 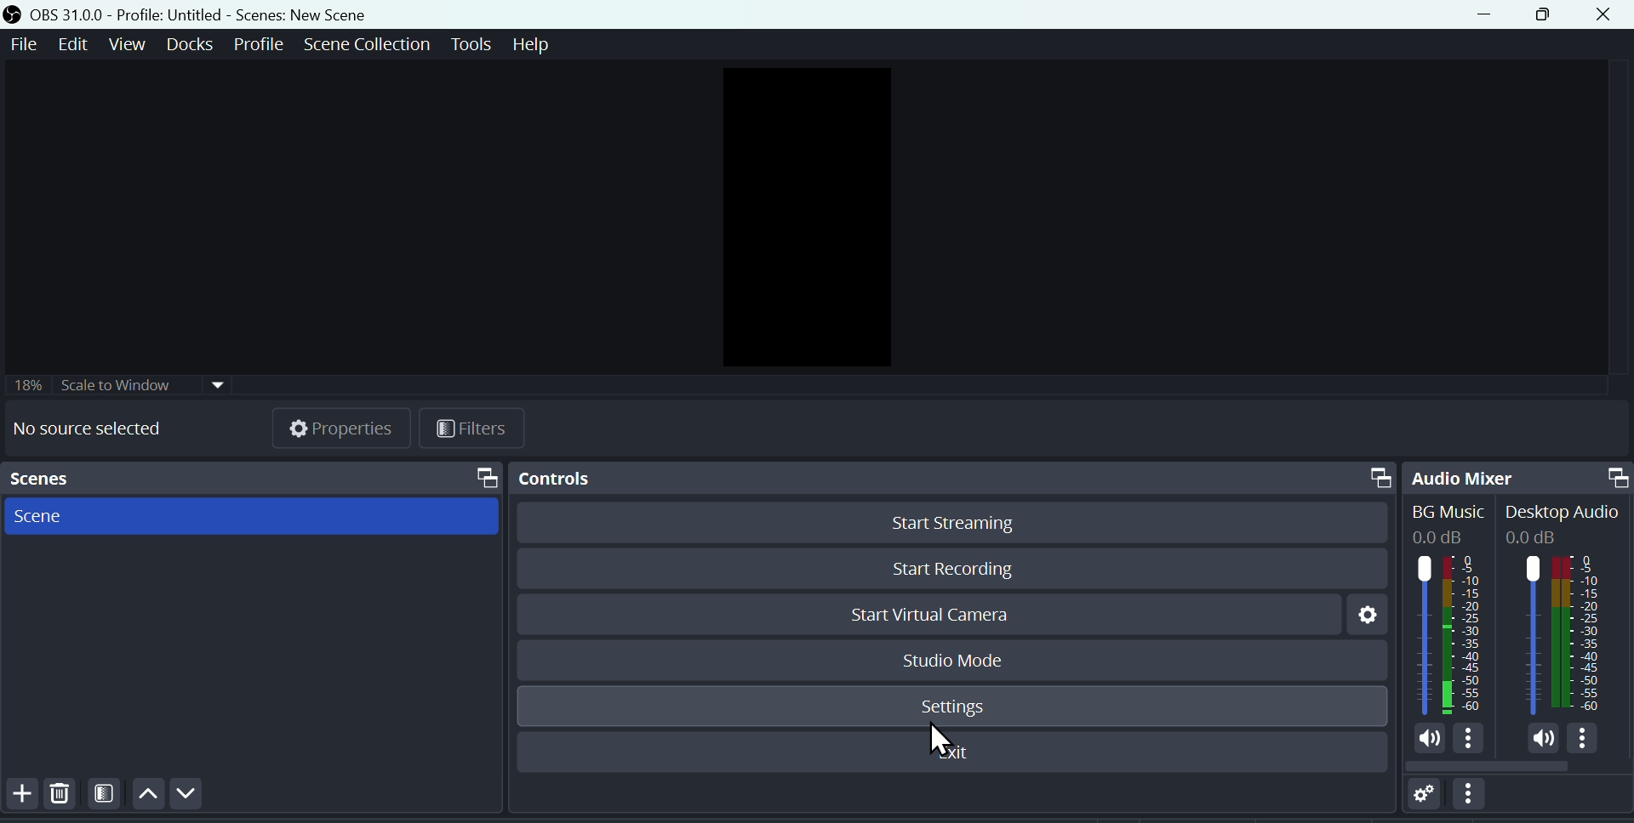 I want to click on Filtres, so click(x=476, y=429).